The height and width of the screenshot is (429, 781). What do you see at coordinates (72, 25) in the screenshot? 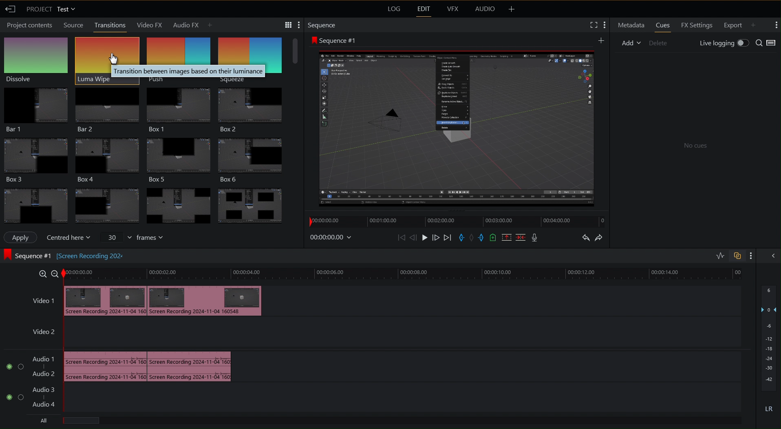
I see `Source` at bounding box center [72, 25].